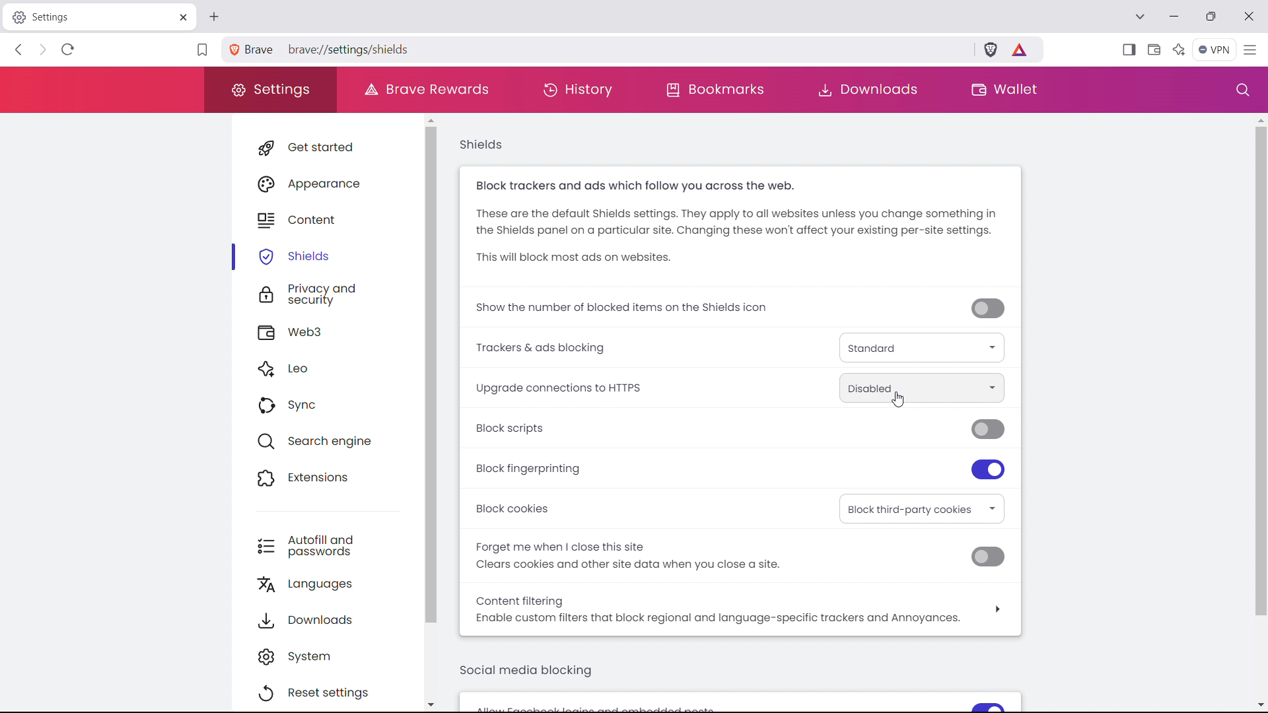  What do you see at coordinates (1211, 17) in the screenshot?
I see `maximize` at bounding box center [1211, 17].